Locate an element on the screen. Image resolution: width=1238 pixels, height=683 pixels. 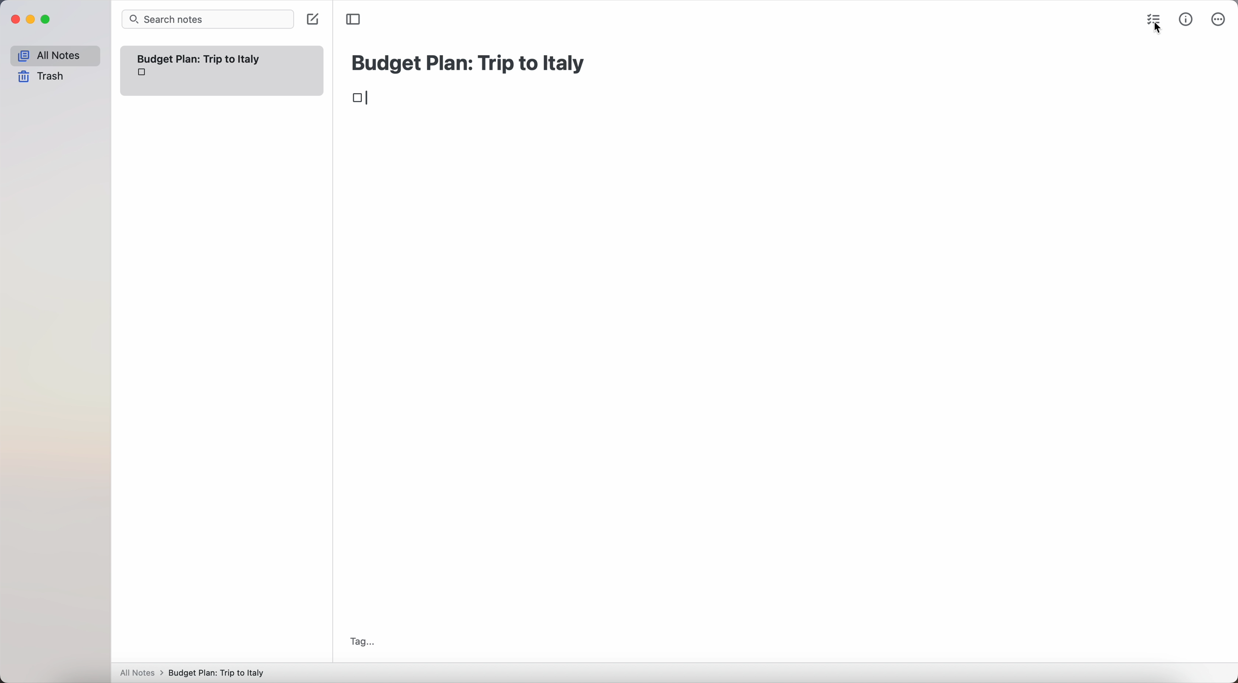
budget plan: trip to Italy is located at coordinates (470, 62).